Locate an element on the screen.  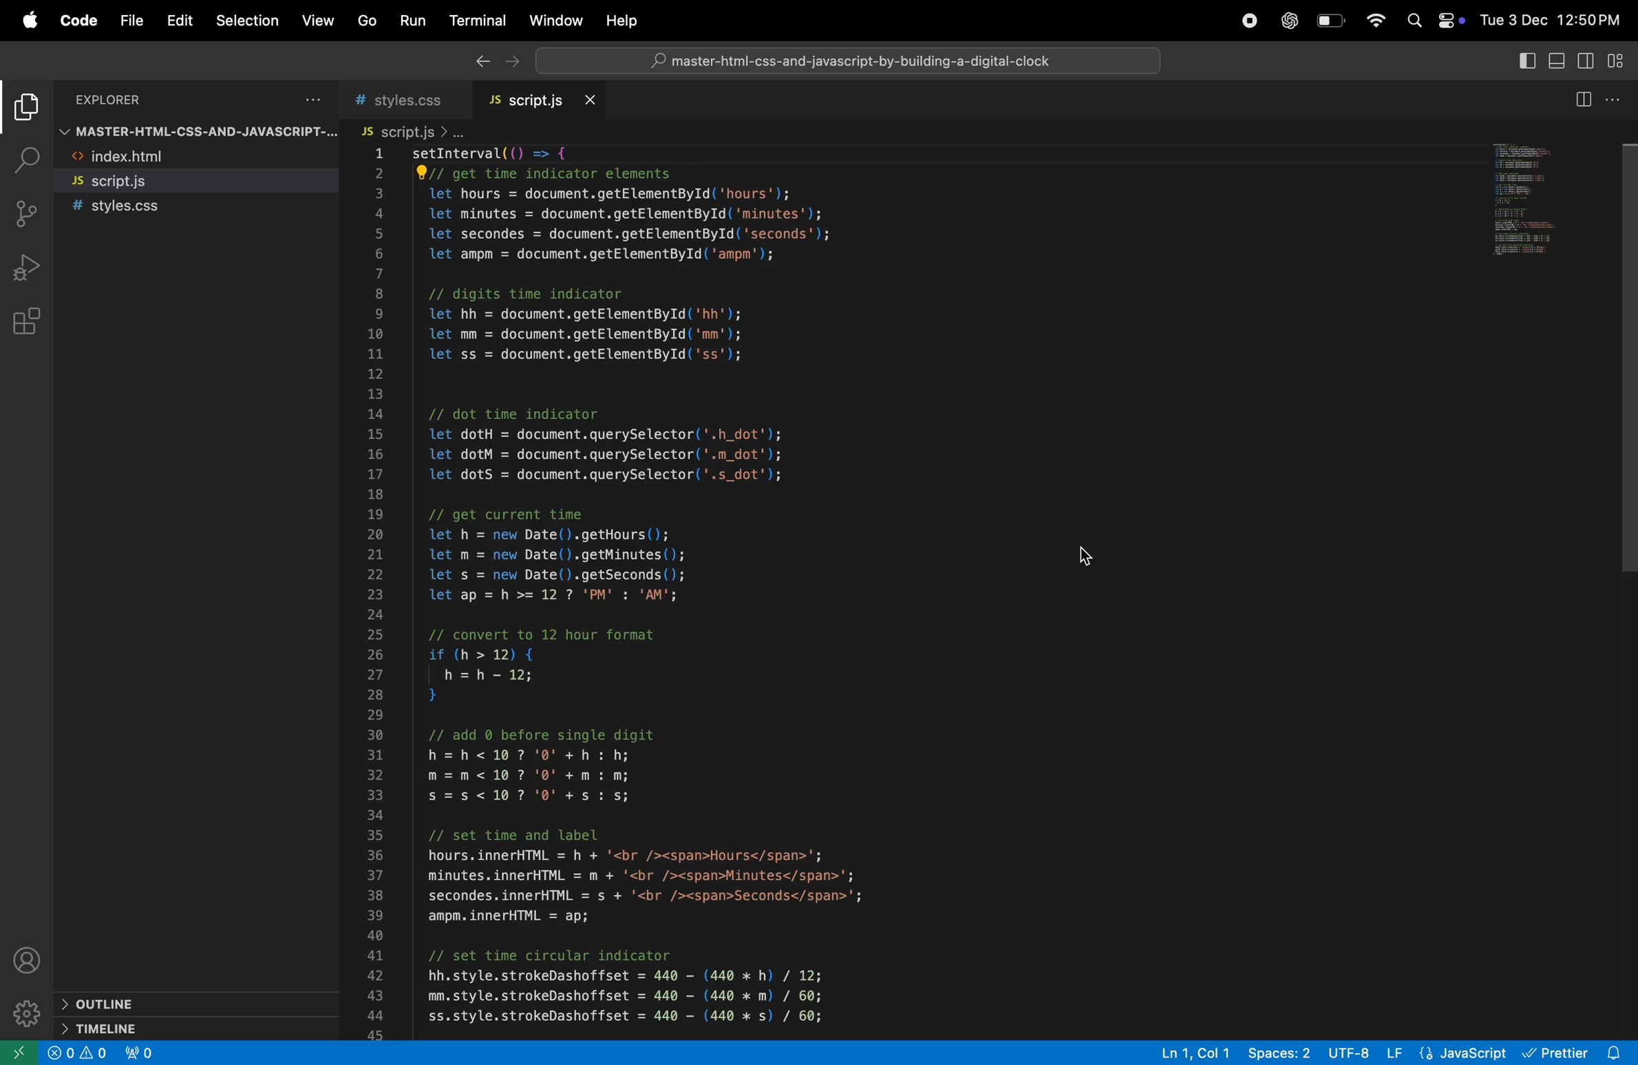
index.html is located at coordinates (197, 157).